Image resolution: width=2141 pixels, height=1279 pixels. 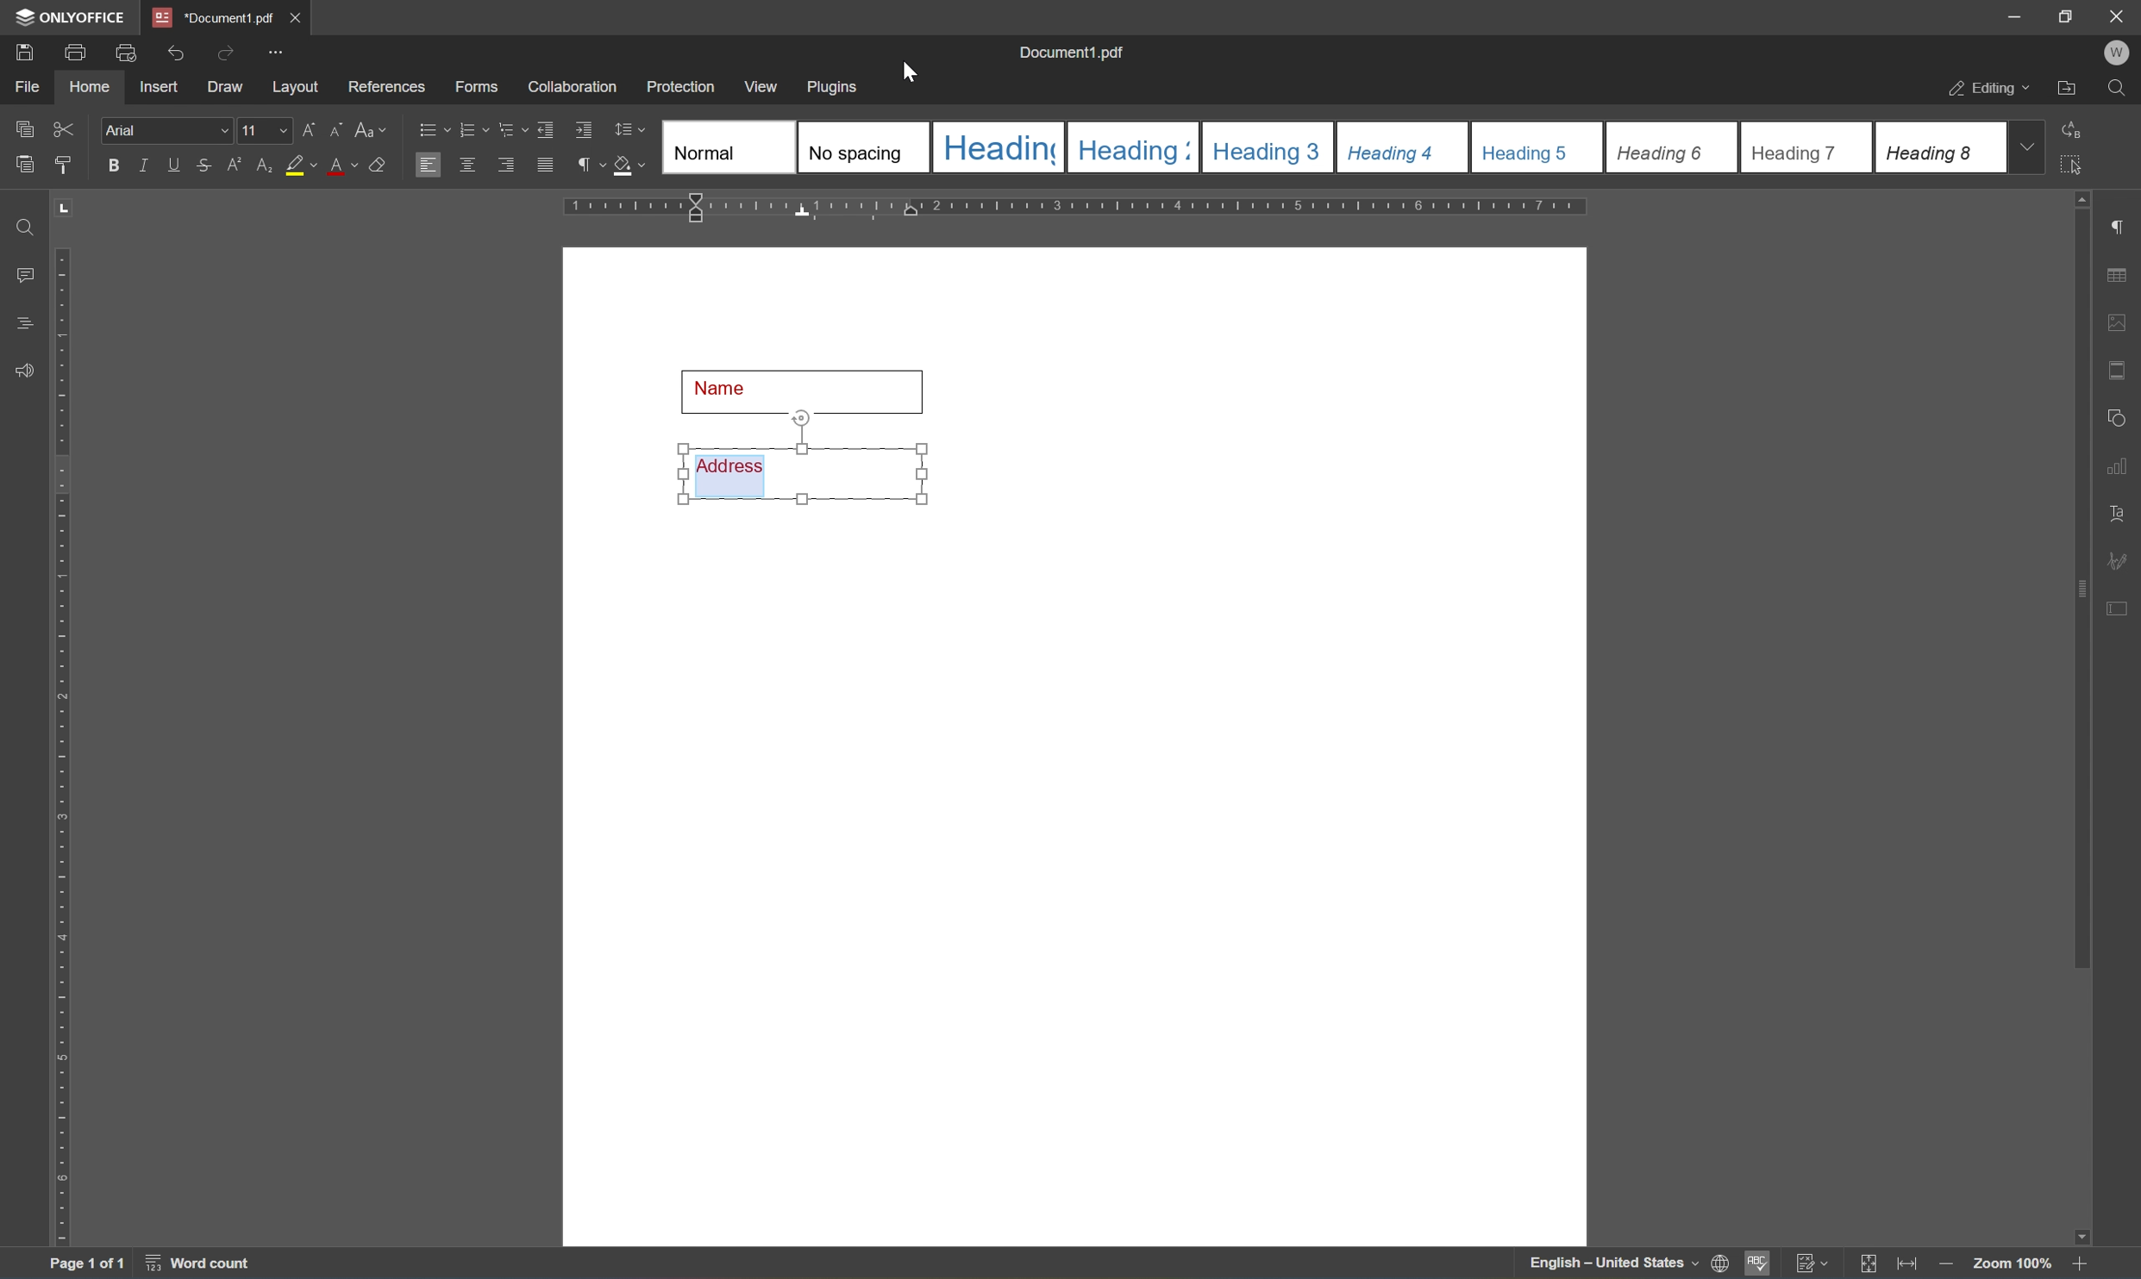 I want to click on ruler, so click(x=1079, y=207).